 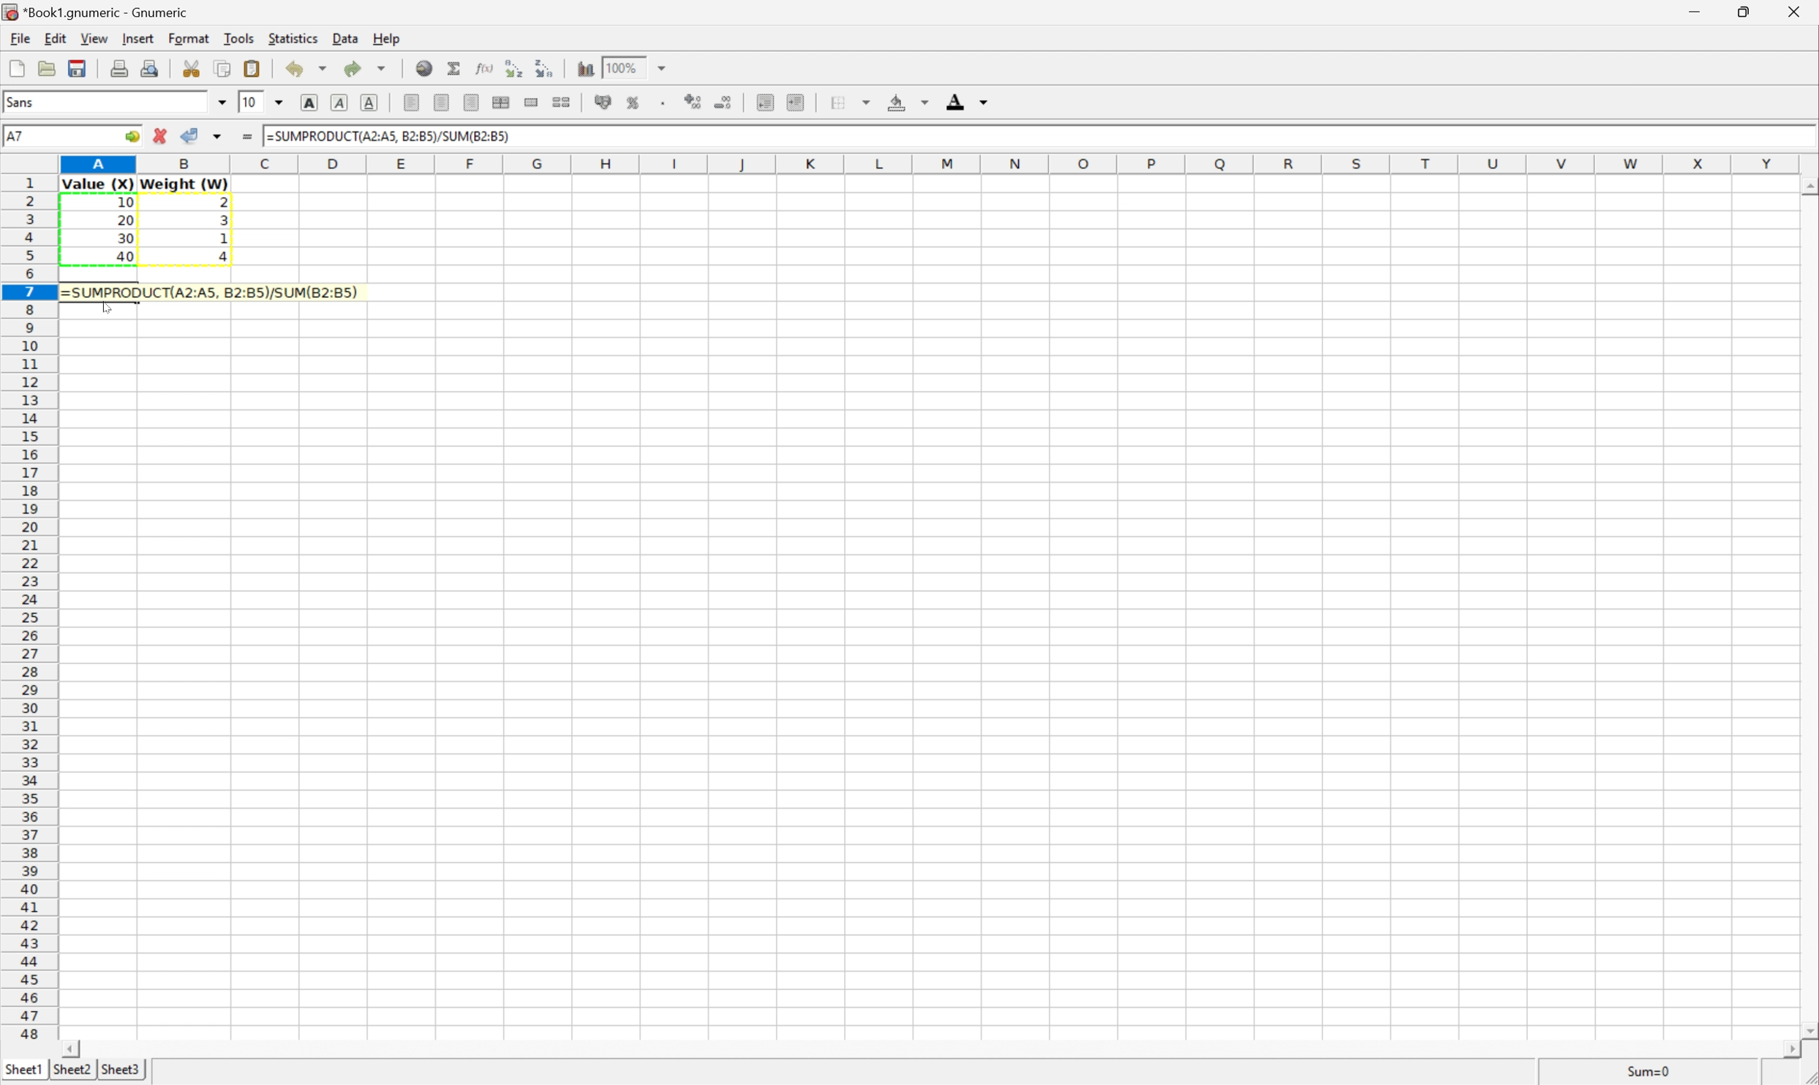 What do you see at coordinates (189, 39) in the screenshot?
I see `Format` at bounding box center [189, 39].